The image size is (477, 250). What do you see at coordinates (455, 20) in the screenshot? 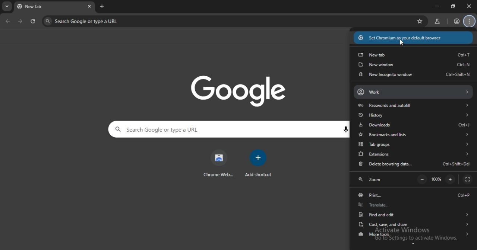
I see `account` at bounding box center [455, 20].